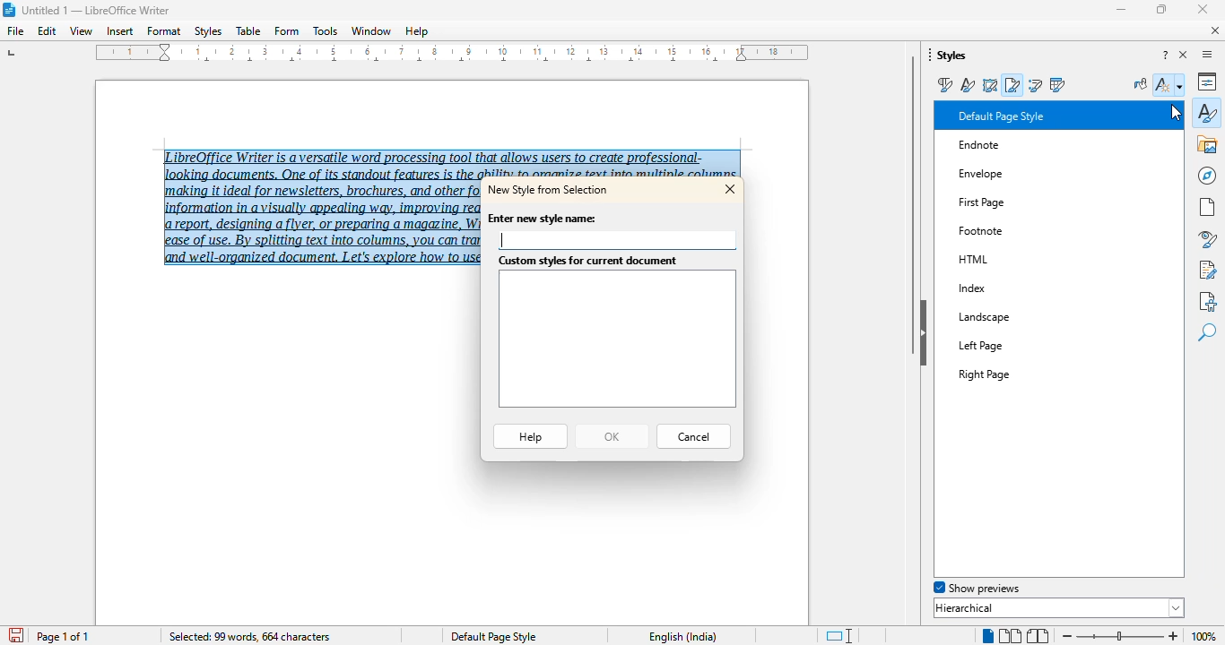 The height and width of the screenshot is (645, 1225). I want to click on  LibreOffice Writer is a versatile word processing tool that allows users to create professional-‘making it ideal for newsletters, brochures, and other formatted content, Columns help structure report, designing a flyer, or preparing a magazine, Writer's column feature offers flexibility and ease of use. By splitting text into columns, you can transform a plain block of text into an elegant and well-organized document. Let's explore how to use this feature! (text selected), so click(316, 202).